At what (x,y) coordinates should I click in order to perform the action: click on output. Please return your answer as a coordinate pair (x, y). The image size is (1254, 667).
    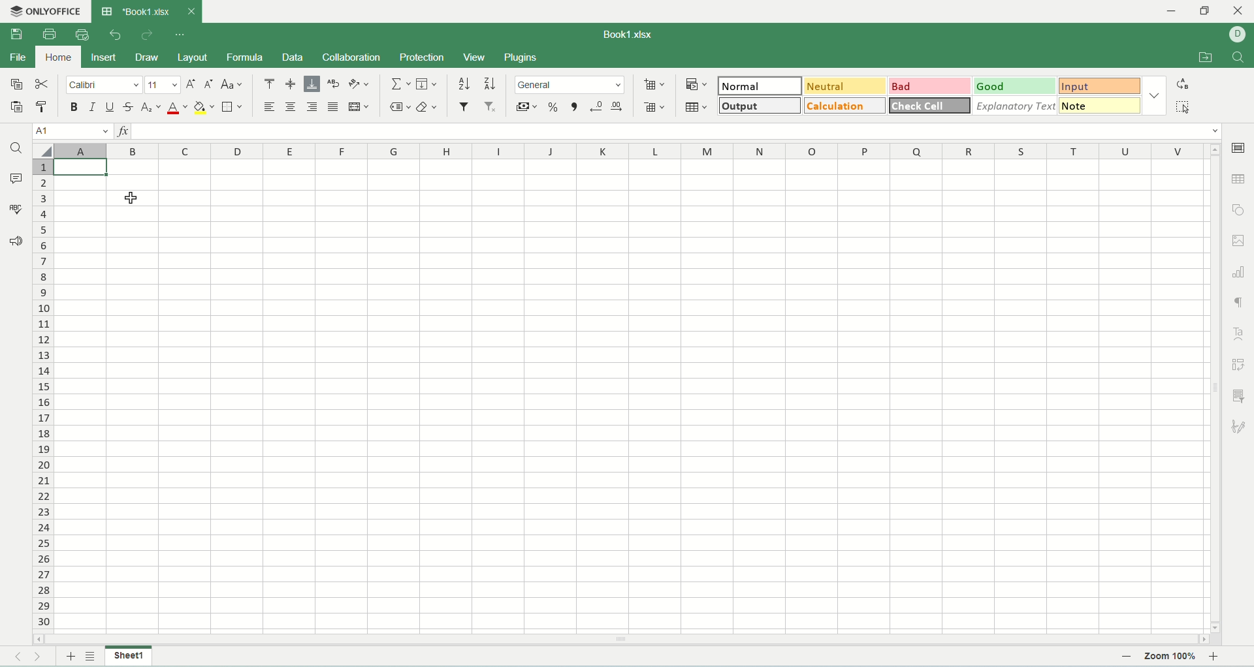
    Looking at the image, I should click on (760, 106).